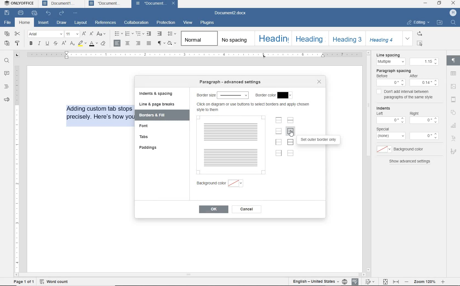  What do you see at coordinates (286, 95) in the screenshot?
I see `border color menu` at bounding box center [286, 95].